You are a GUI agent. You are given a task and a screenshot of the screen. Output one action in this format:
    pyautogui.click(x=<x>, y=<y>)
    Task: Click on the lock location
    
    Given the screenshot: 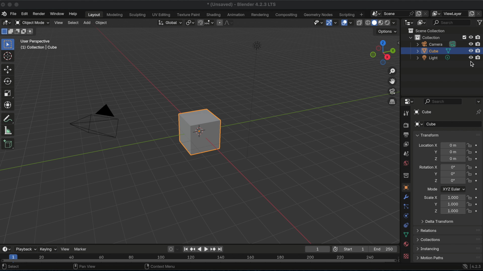 What is the action you would take?
    pyautogui.click(x=469, y=152)
    